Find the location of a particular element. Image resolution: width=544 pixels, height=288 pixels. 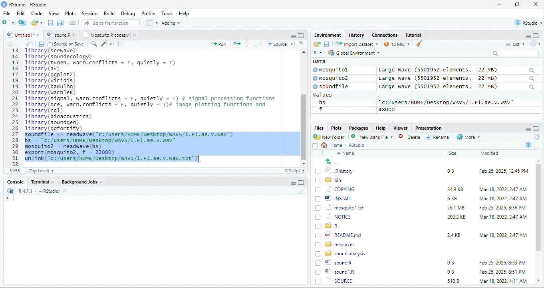

scroll bar is located at coordinates (539, 221).